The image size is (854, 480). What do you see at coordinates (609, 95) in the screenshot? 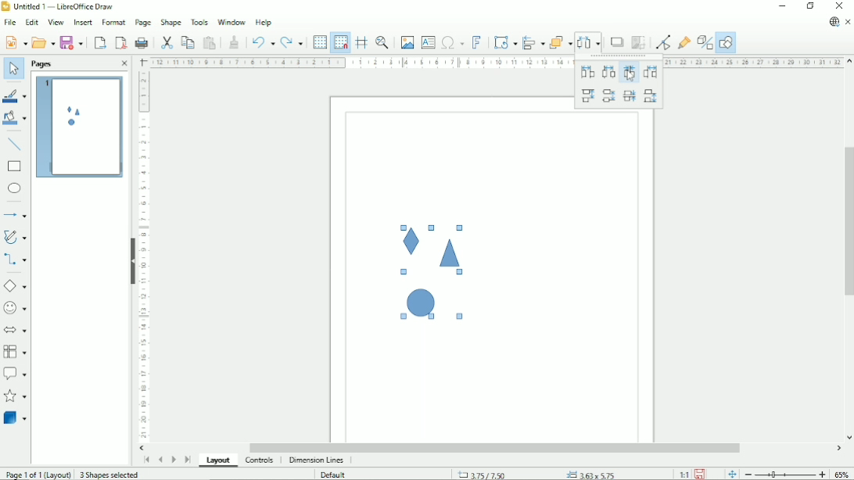
I see `Vertically center` at bounding box center [609, 95].